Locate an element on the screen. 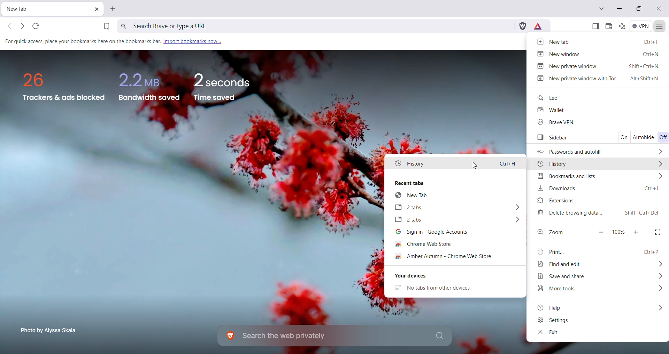  New private window with Tor is located at coordinates (599, 78).